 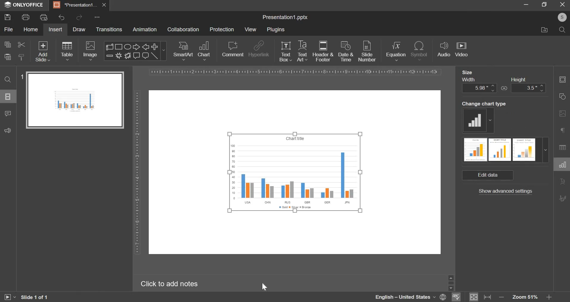 What do you see at coordinates (564, 97) in the screenshot?
I see `shape settings` at bounding box center [564, 97].